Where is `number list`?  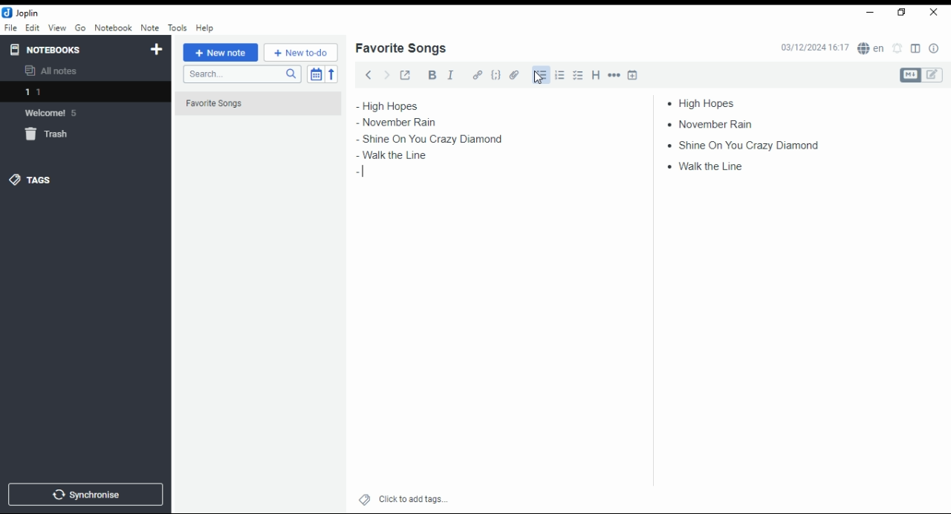
number list is located at coordinates (560, 74).